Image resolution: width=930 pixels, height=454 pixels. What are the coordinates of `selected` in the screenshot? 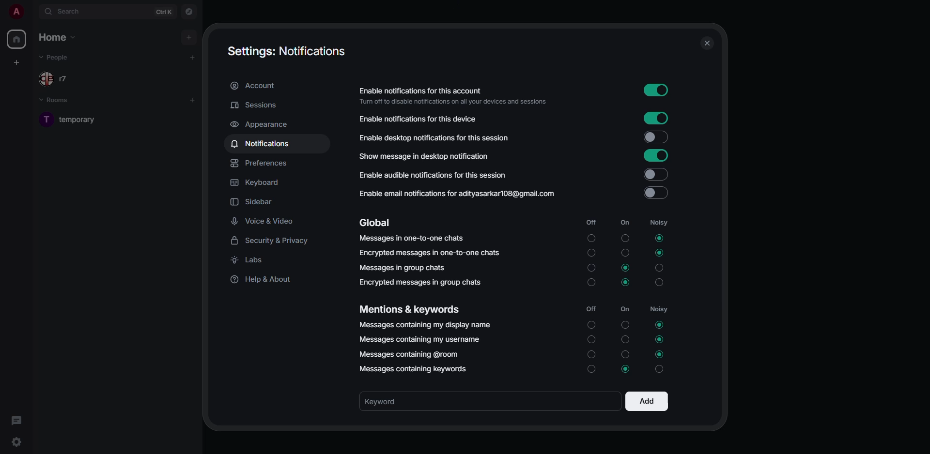 It's located at (660, 324).